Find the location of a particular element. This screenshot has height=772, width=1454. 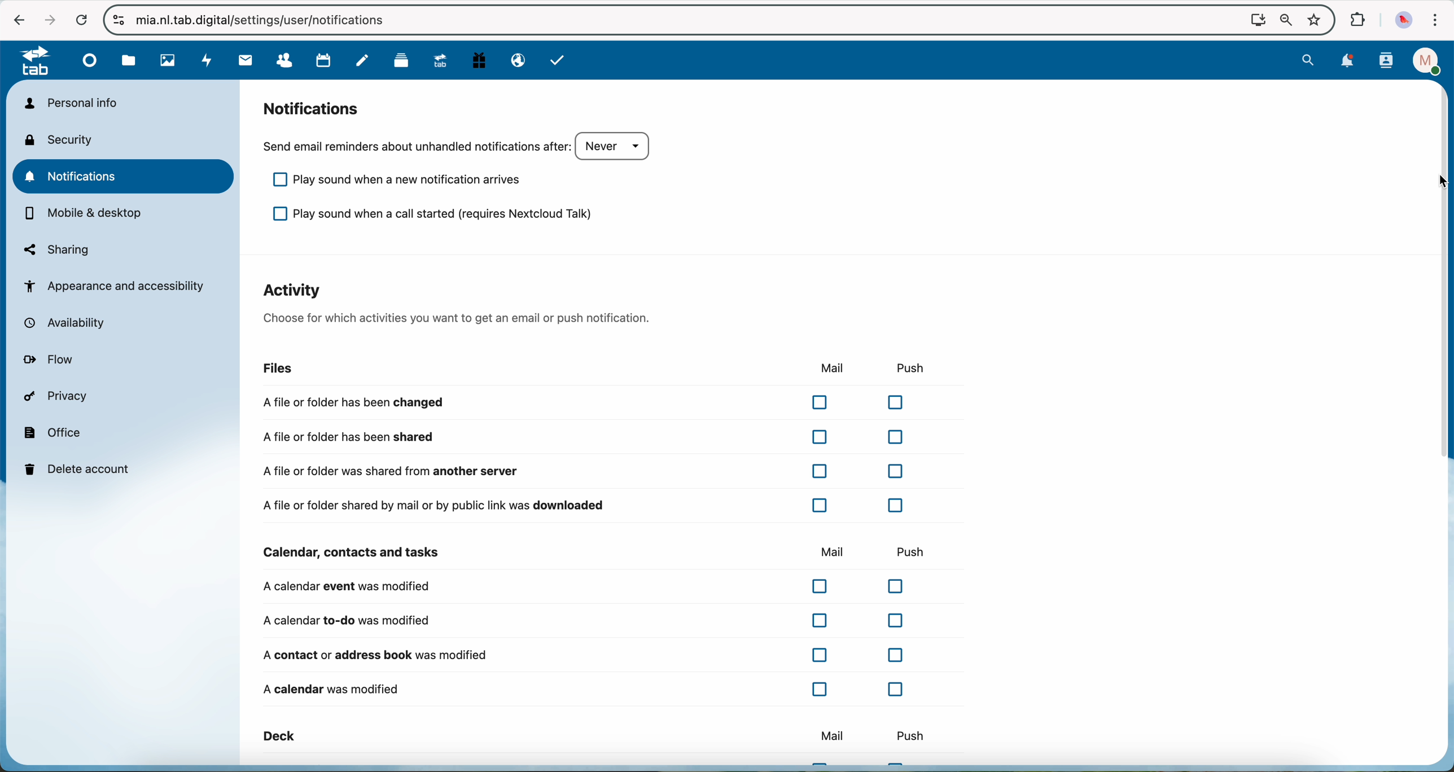

activity is located at coordinates (205, 61).